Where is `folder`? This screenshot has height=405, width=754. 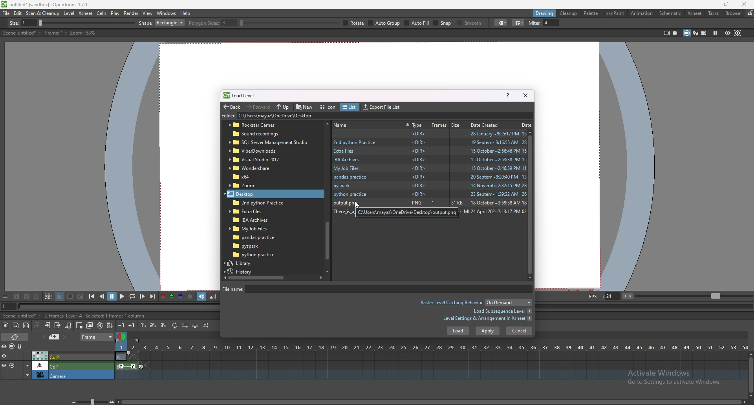
folder is located at coordinates (429, 160).